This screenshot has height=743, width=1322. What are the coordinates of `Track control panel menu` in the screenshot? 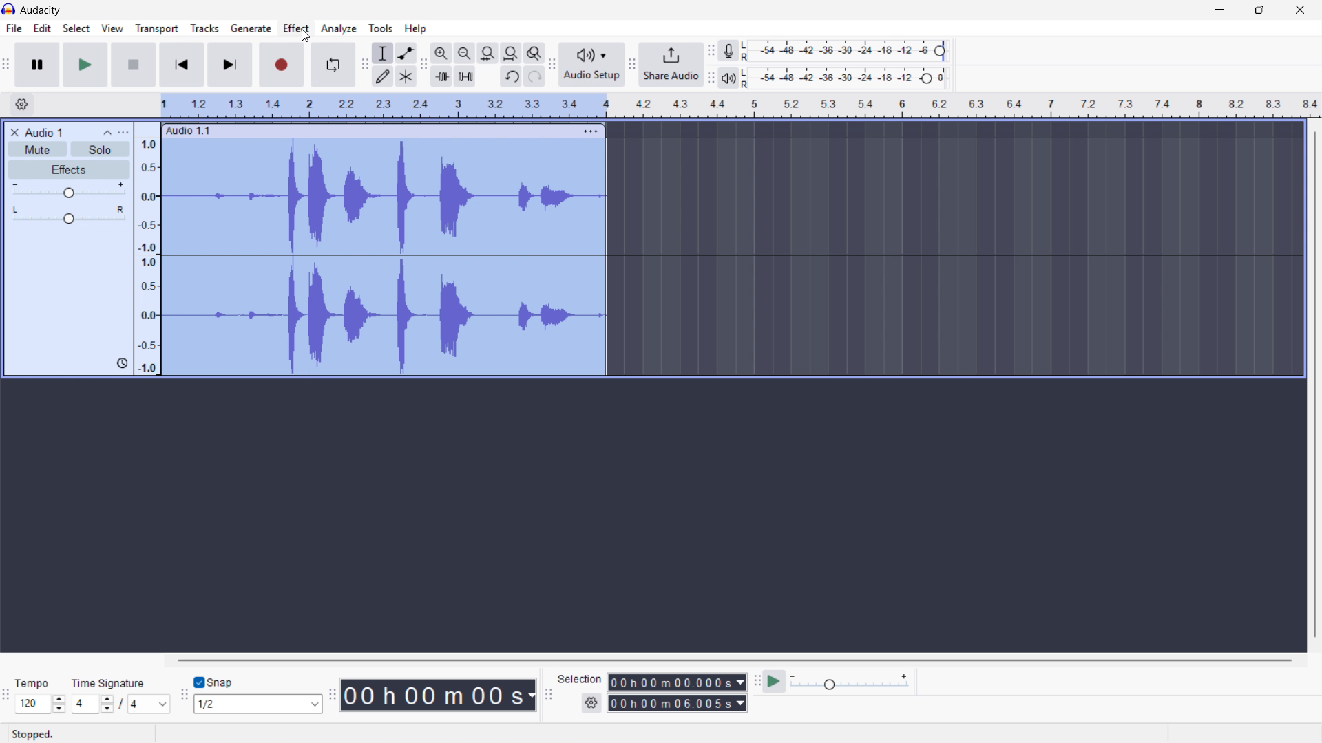 It's located at (123, 133).